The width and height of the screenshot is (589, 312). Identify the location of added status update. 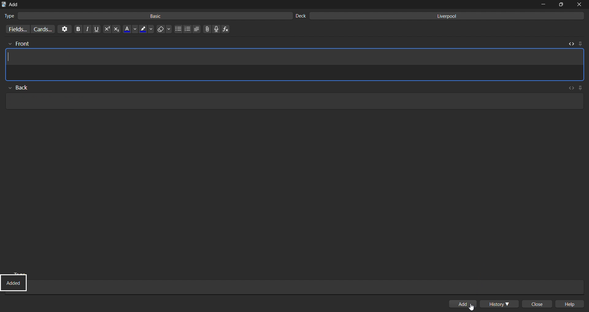
(15, 283).